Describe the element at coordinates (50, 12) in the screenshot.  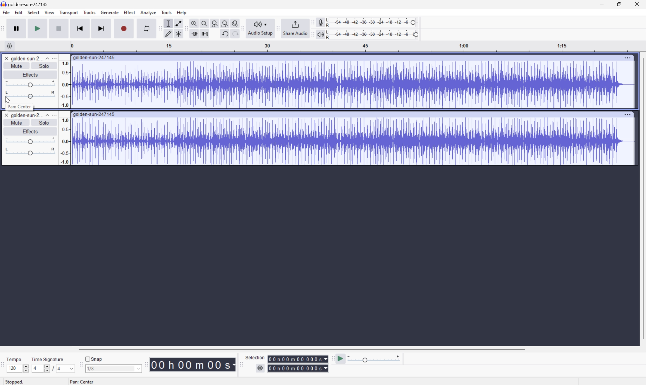
I see `View` at that location.